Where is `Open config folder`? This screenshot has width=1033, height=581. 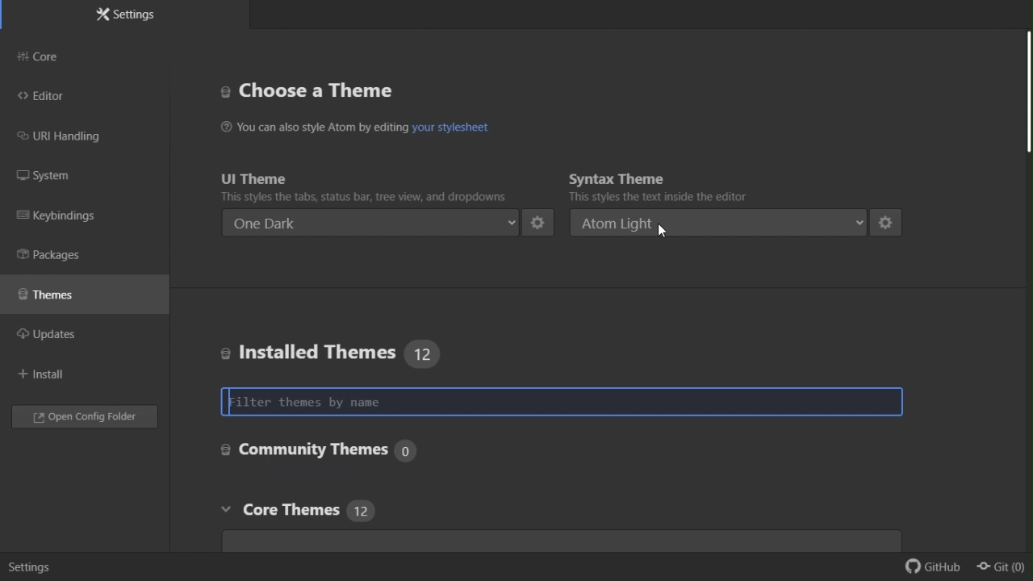
Open config folder is located at coordinates (86, 417).